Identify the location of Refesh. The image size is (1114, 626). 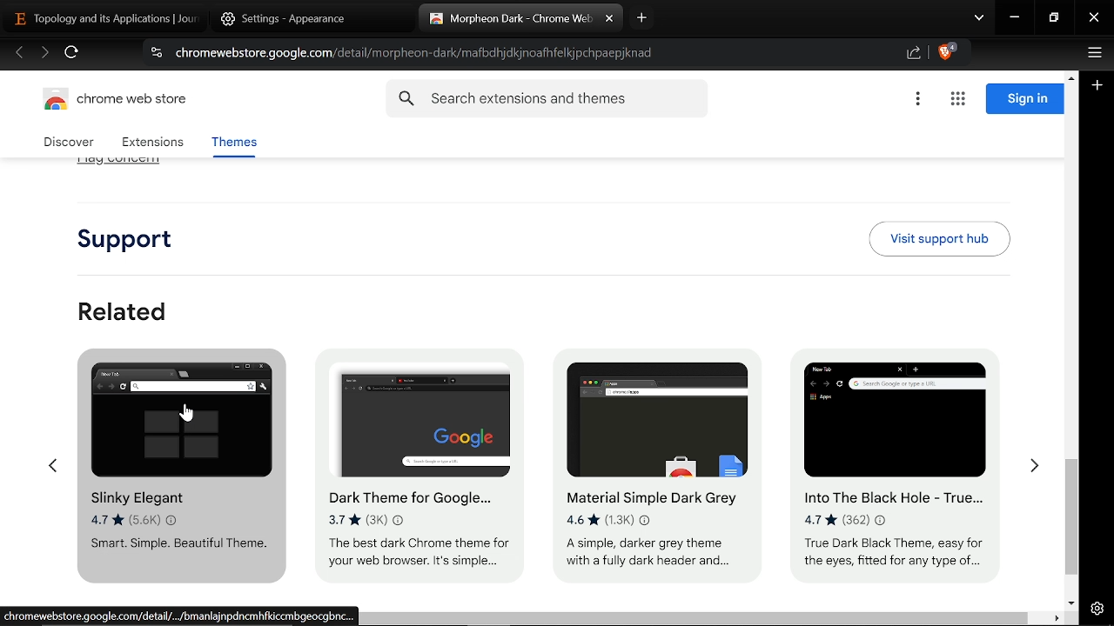
(72, 55).